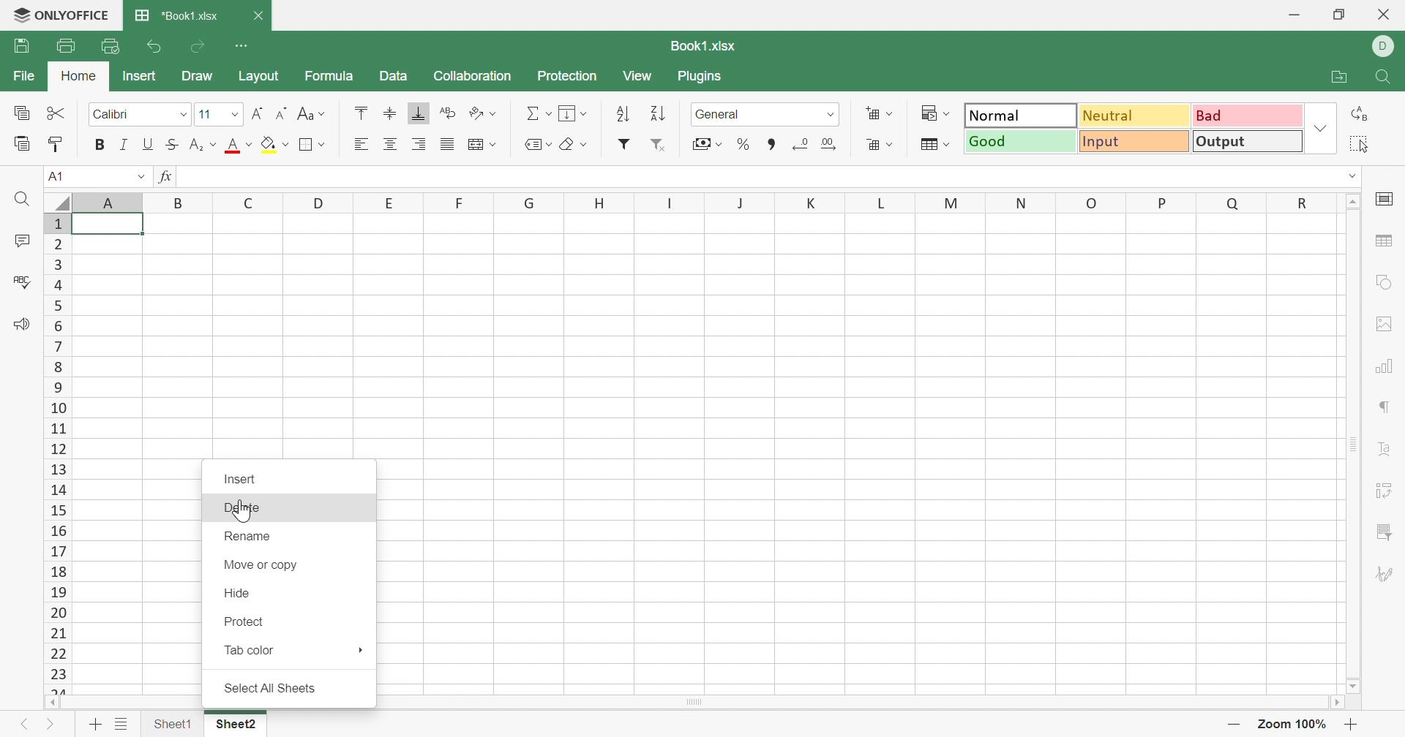 The width and height of the screenshot is (1405, 737). What do you see at coordinates (1382, 285) in the screenshot?
I see `shape settings` at bounding box center [1382, 285].